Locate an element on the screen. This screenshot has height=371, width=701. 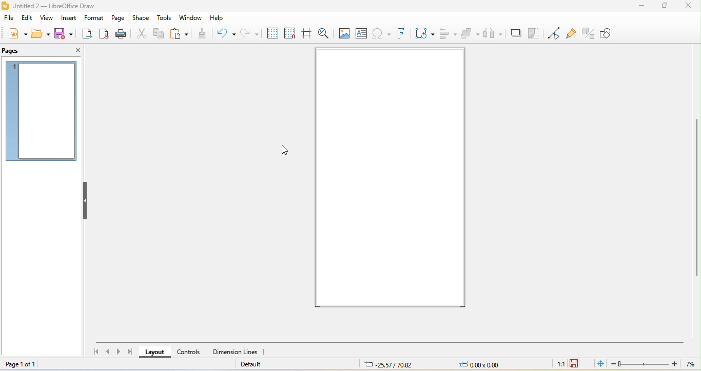
last page is located at coordinates (132, 352).